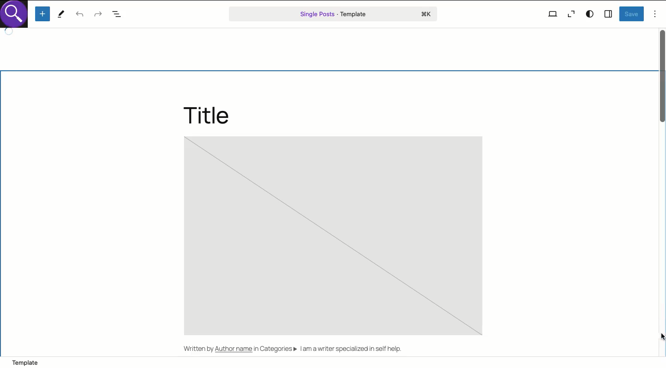 The width and height of the screenshot is (666, 368). What do you see at coordinates (657, 336) in the screenshot?
I see `cursor` at bounding box center [657, 336].